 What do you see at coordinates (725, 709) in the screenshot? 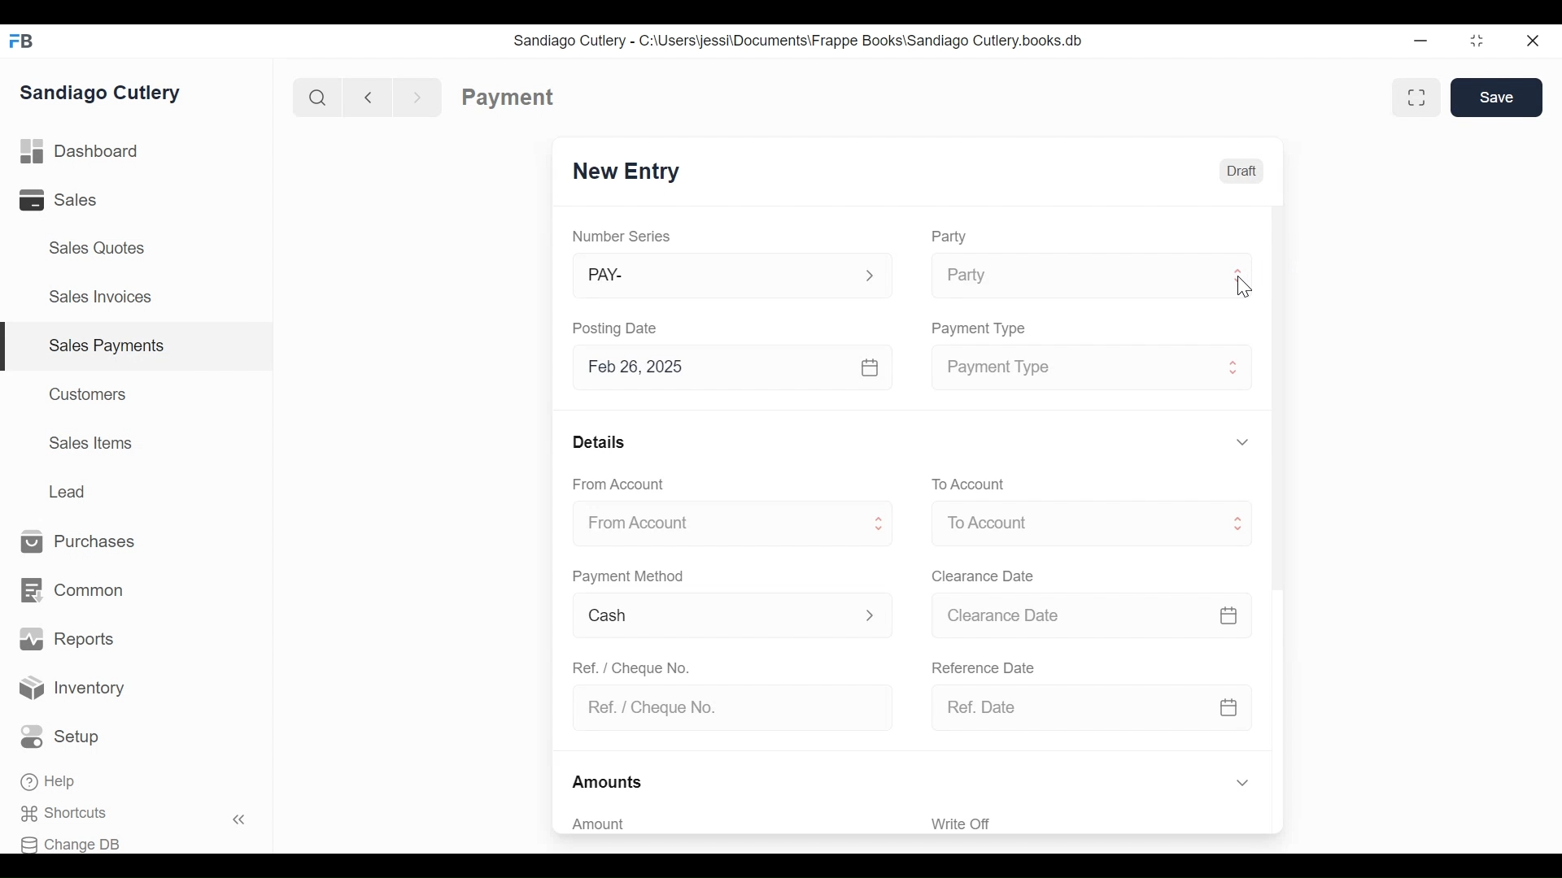
I see `Ref. / Cheque No.` at bounding box center [725, 709].